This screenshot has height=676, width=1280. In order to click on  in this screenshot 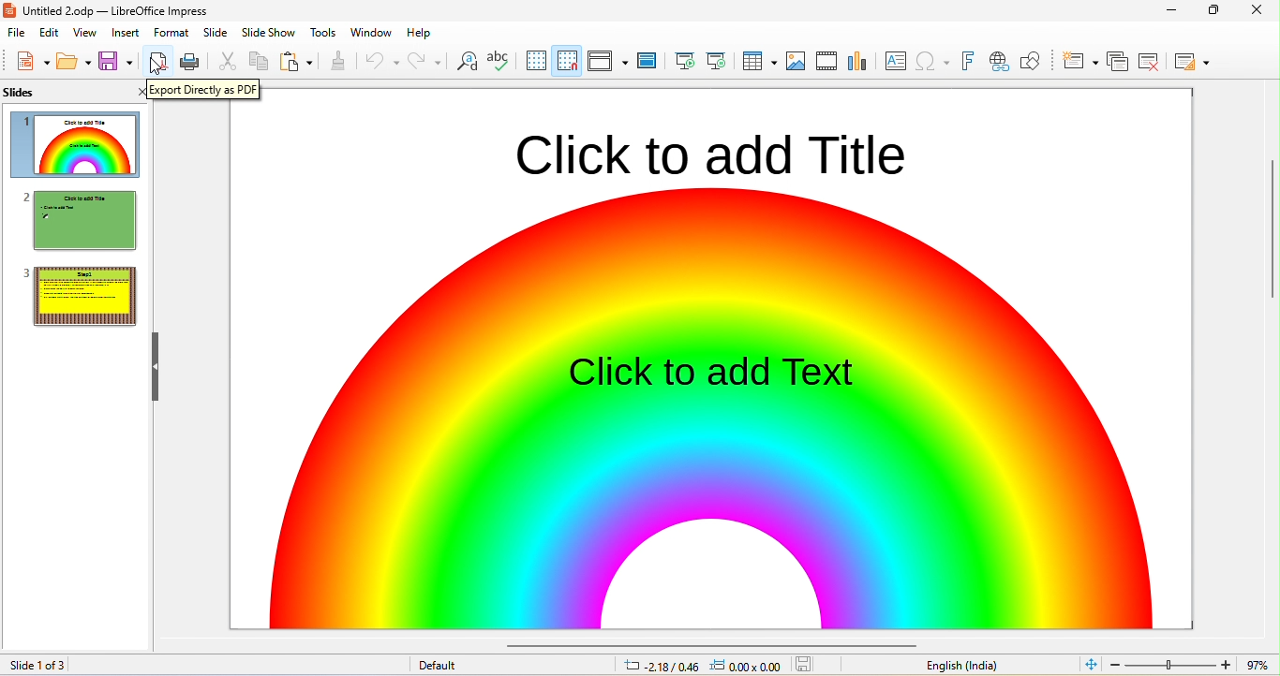, I will do `click(297, 60)`.